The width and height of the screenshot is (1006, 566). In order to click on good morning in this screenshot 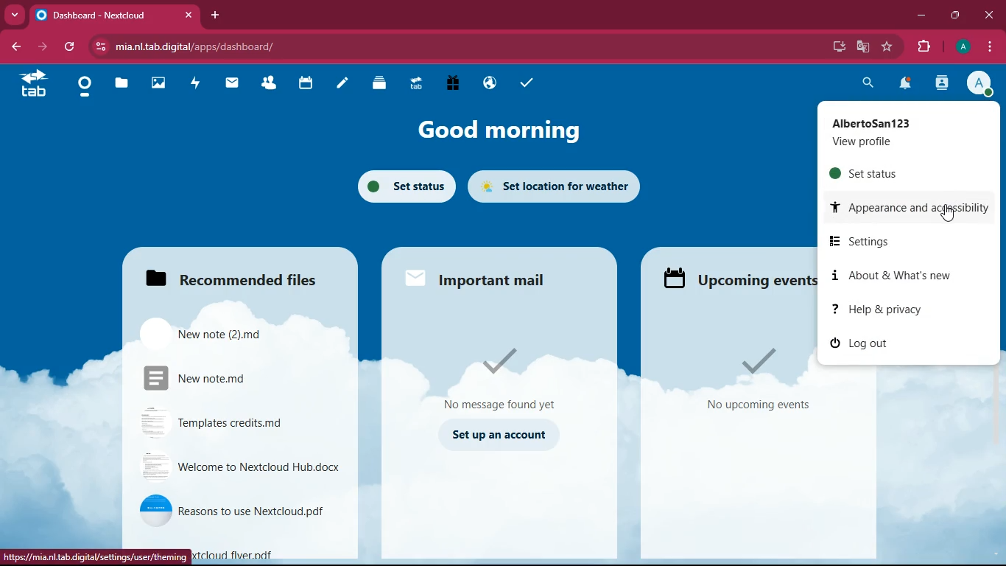, I will do `click(494, 132)`.